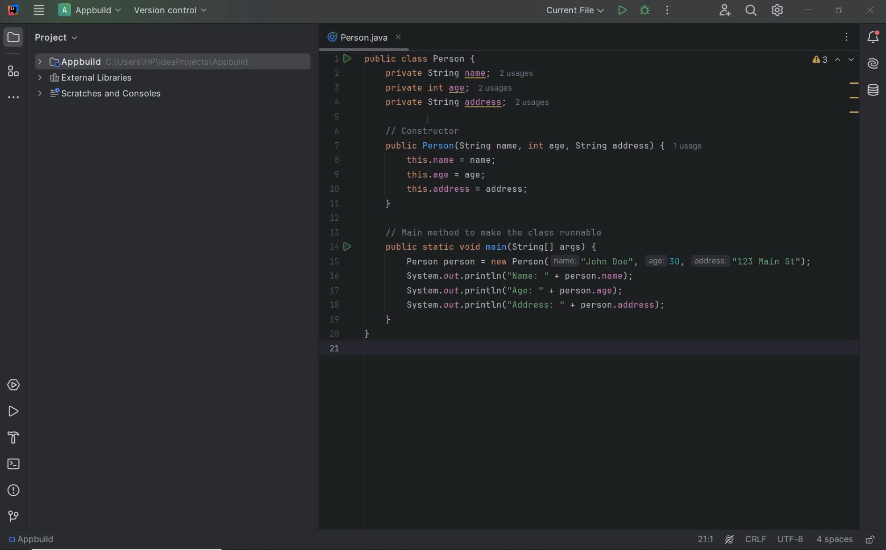 This screenshot has height=550, width=886. What do you see at coordinates (14, 463) in the screenshot?
I see `terminal` at bounding box center [14, 463].